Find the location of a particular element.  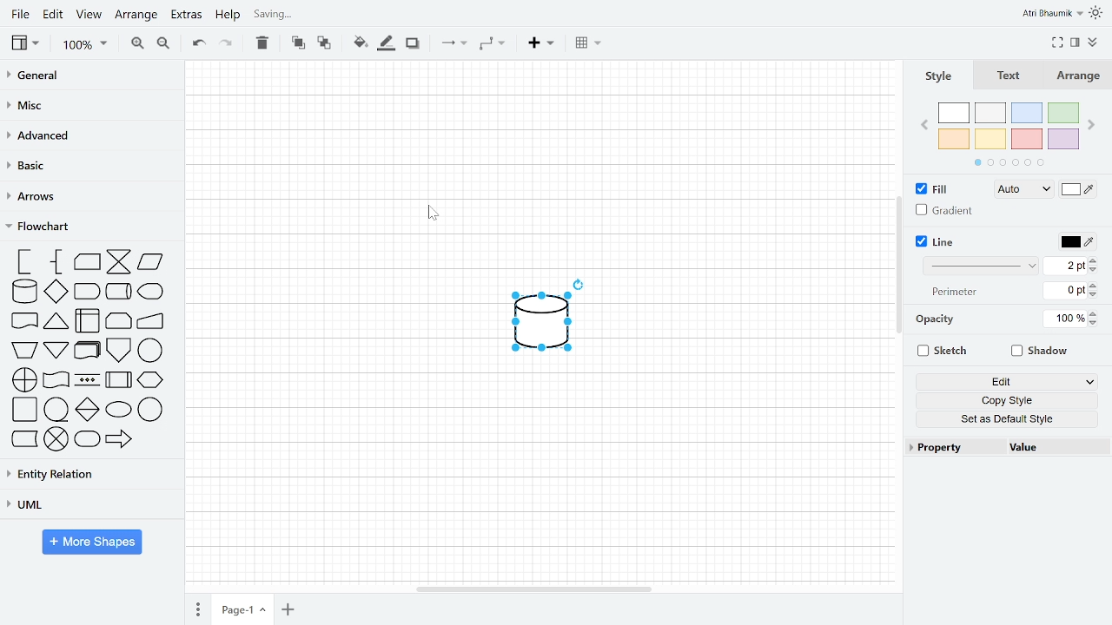

Entity relation is located at coordinates (88, 473).